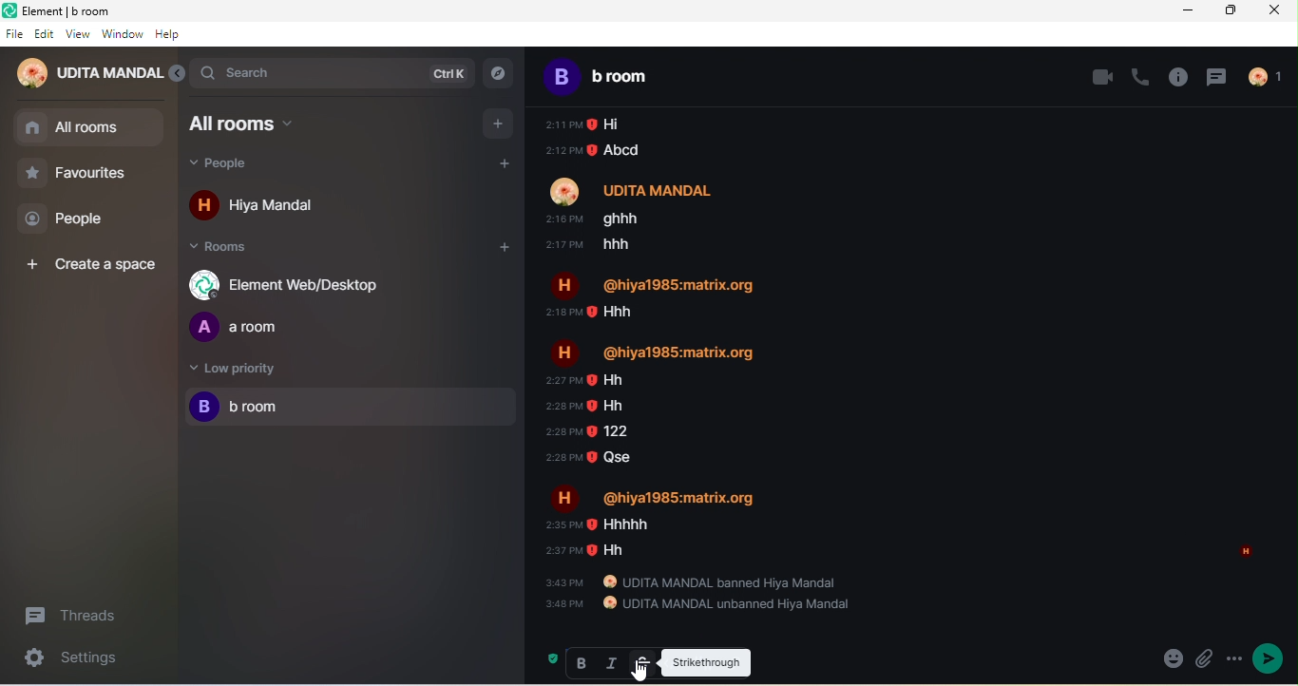 The width and height of the screenshot is (1298, 686). I want to click on send message, so click(1270, 659).